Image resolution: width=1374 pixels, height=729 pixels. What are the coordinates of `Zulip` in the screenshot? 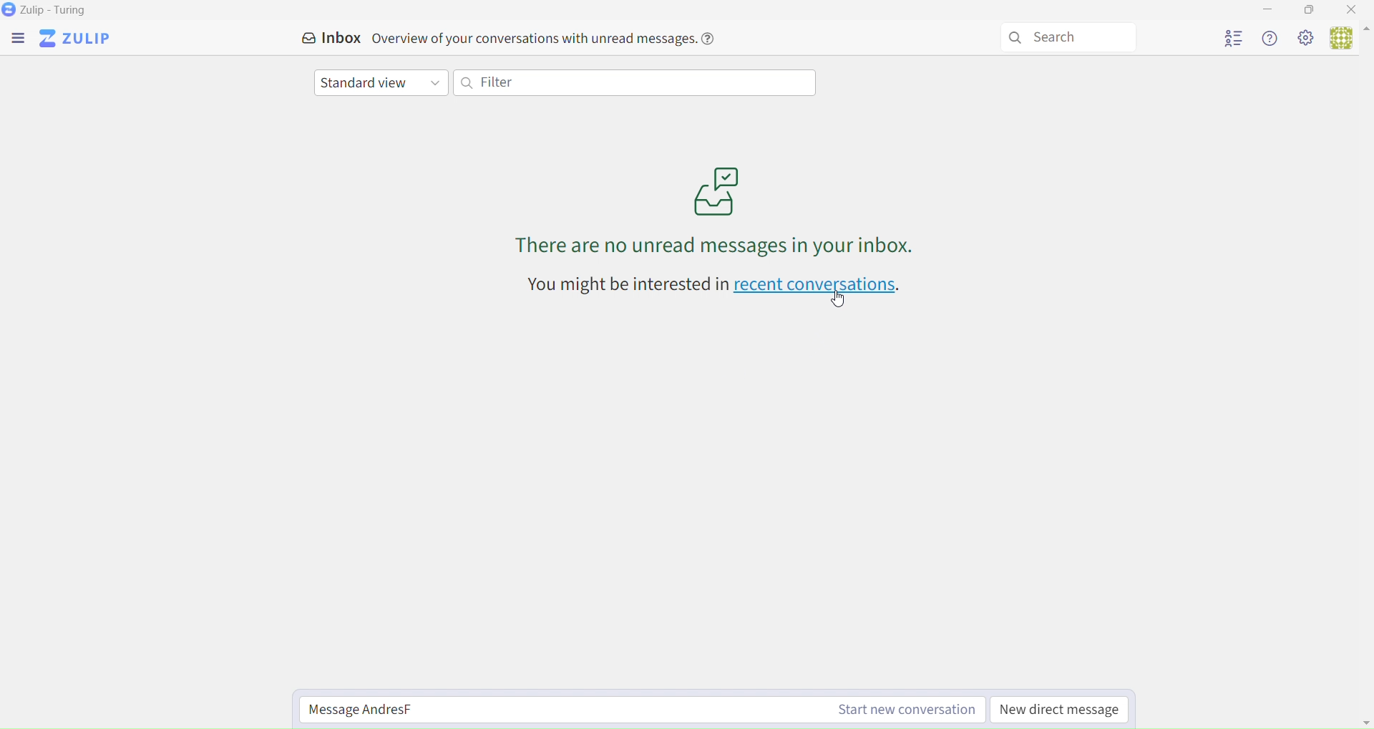 It's located at (82, 38).